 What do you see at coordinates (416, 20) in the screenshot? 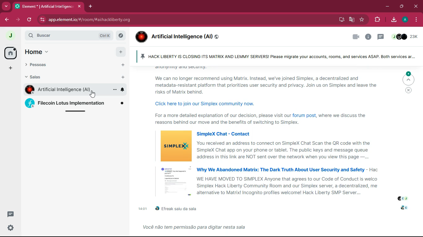
I see `menu` at bounding box center [416, 20].